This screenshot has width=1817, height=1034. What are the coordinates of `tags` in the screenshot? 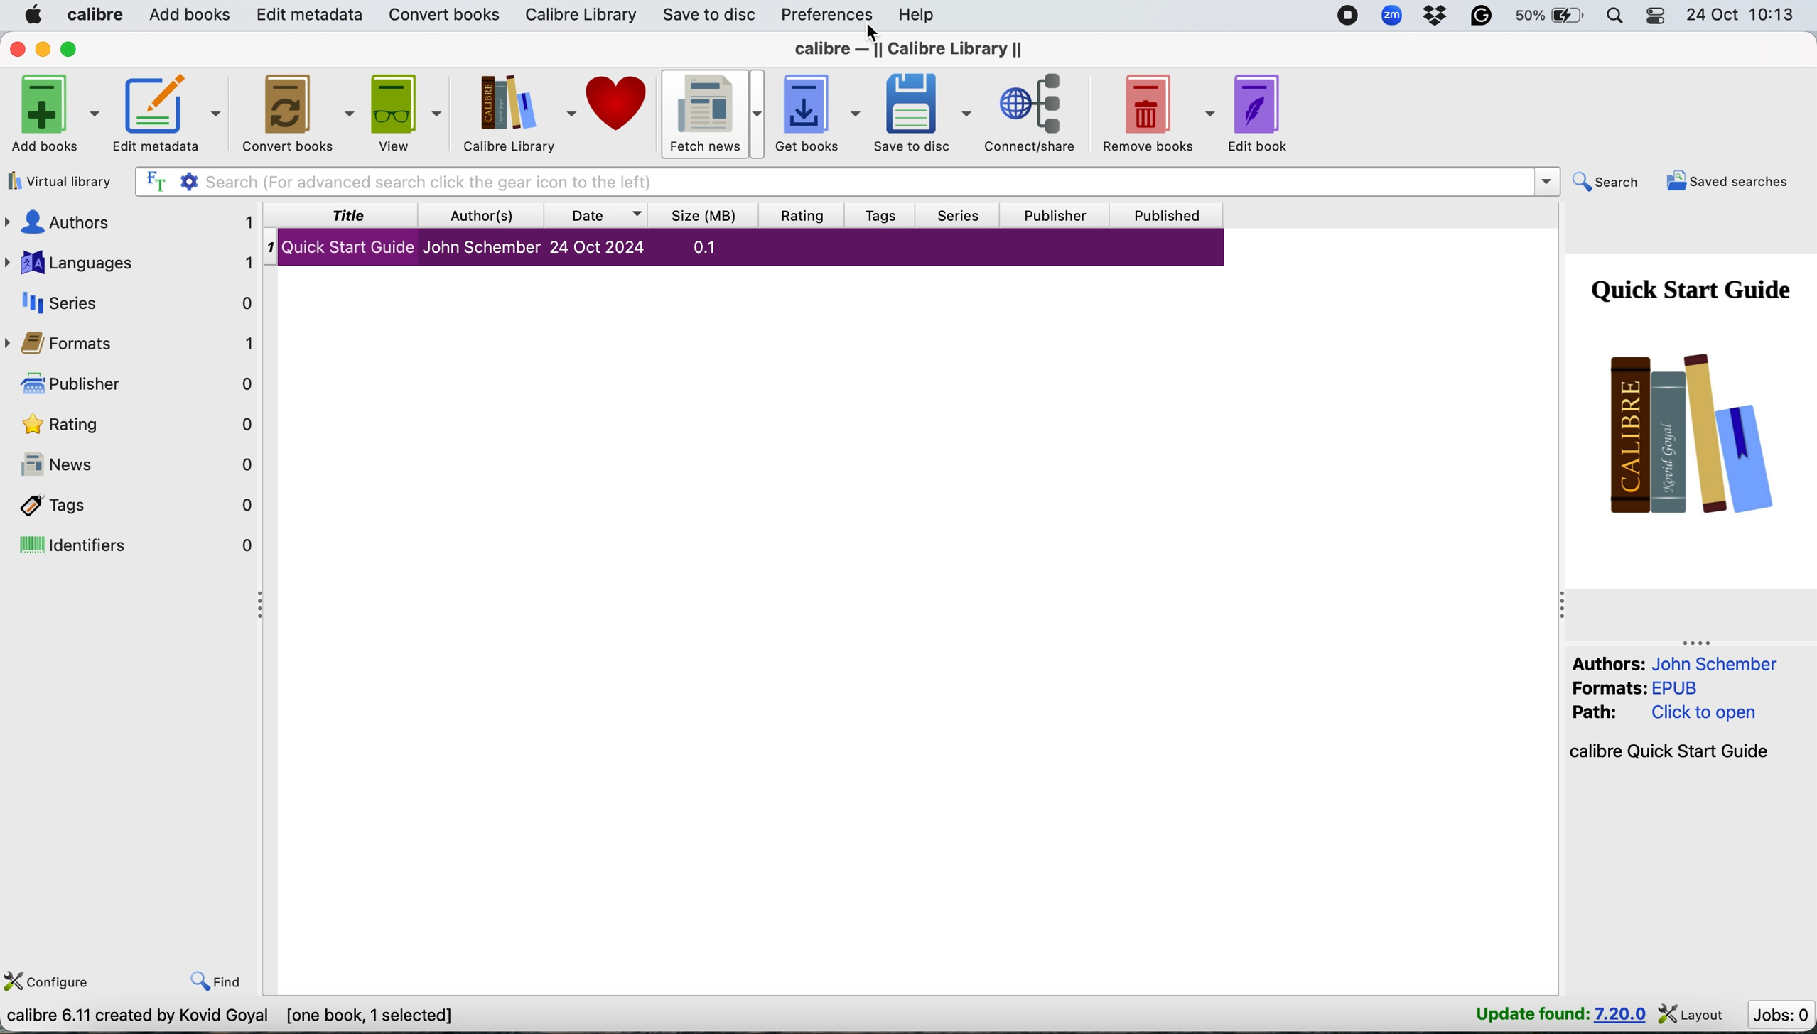 It's located at (885, 214).